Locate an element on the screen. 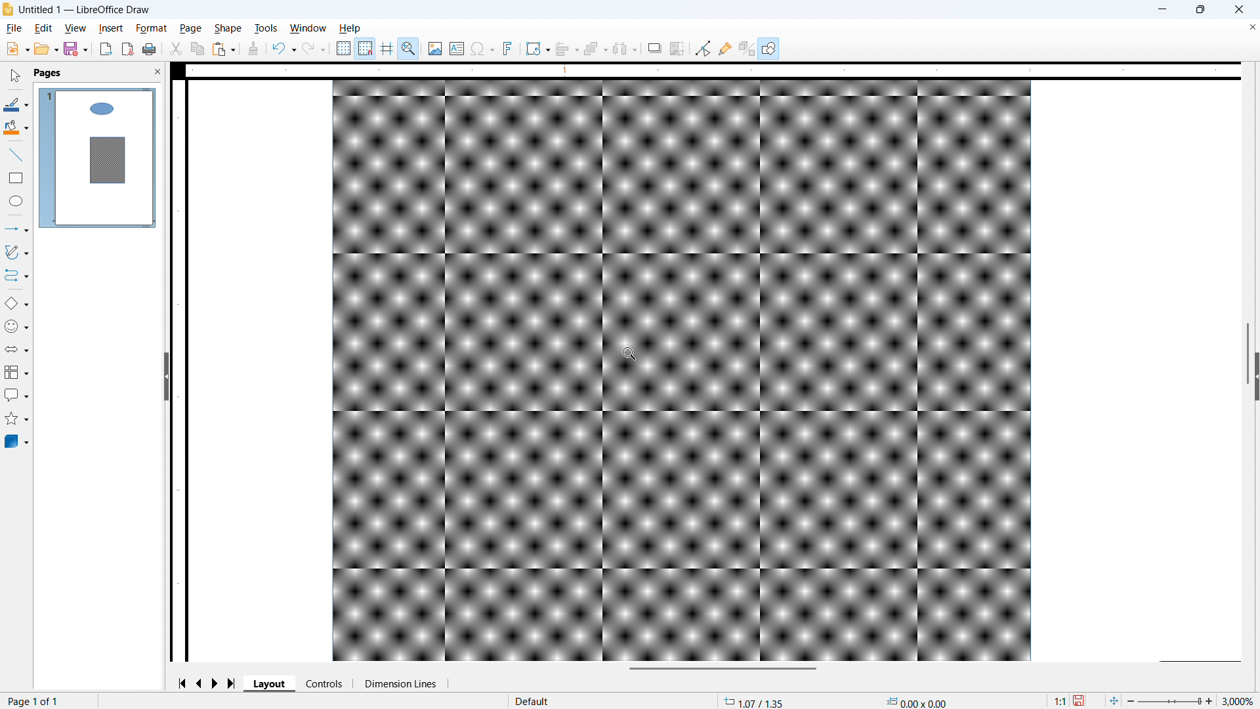 Image resolution: width=1260 pixels, height=709 pixels. Align  is located at coordinates (567, 49).